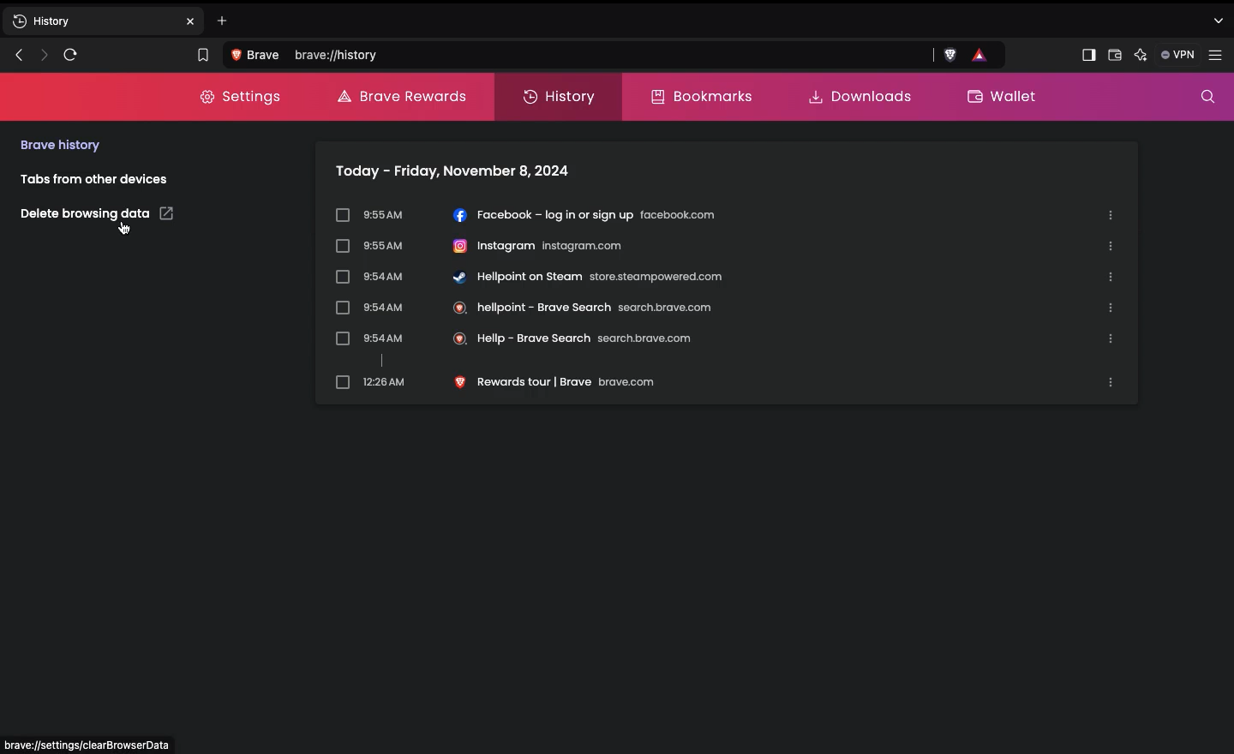 The image size is (1234, 754). What do you see at coordinates (706, 96) in the screenshot?
I see `Bookmarks` at bounding box center [706, 96].